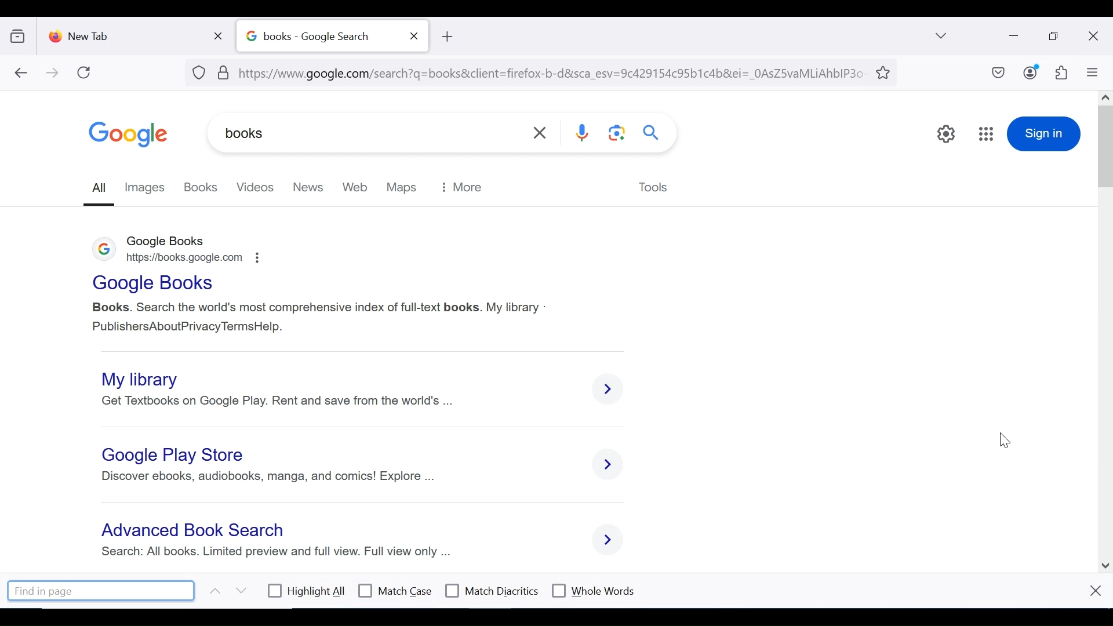 Image resolution: width=1113 pixels, height=626 pixels. What do you see at coordinates (319, 318) in the screenshot?
I see `Books. Search the world's most comprehensive index of full-text books. My library -
PublishersAboutPrivacy TermsHelp.` at bounding box center [319, 318].